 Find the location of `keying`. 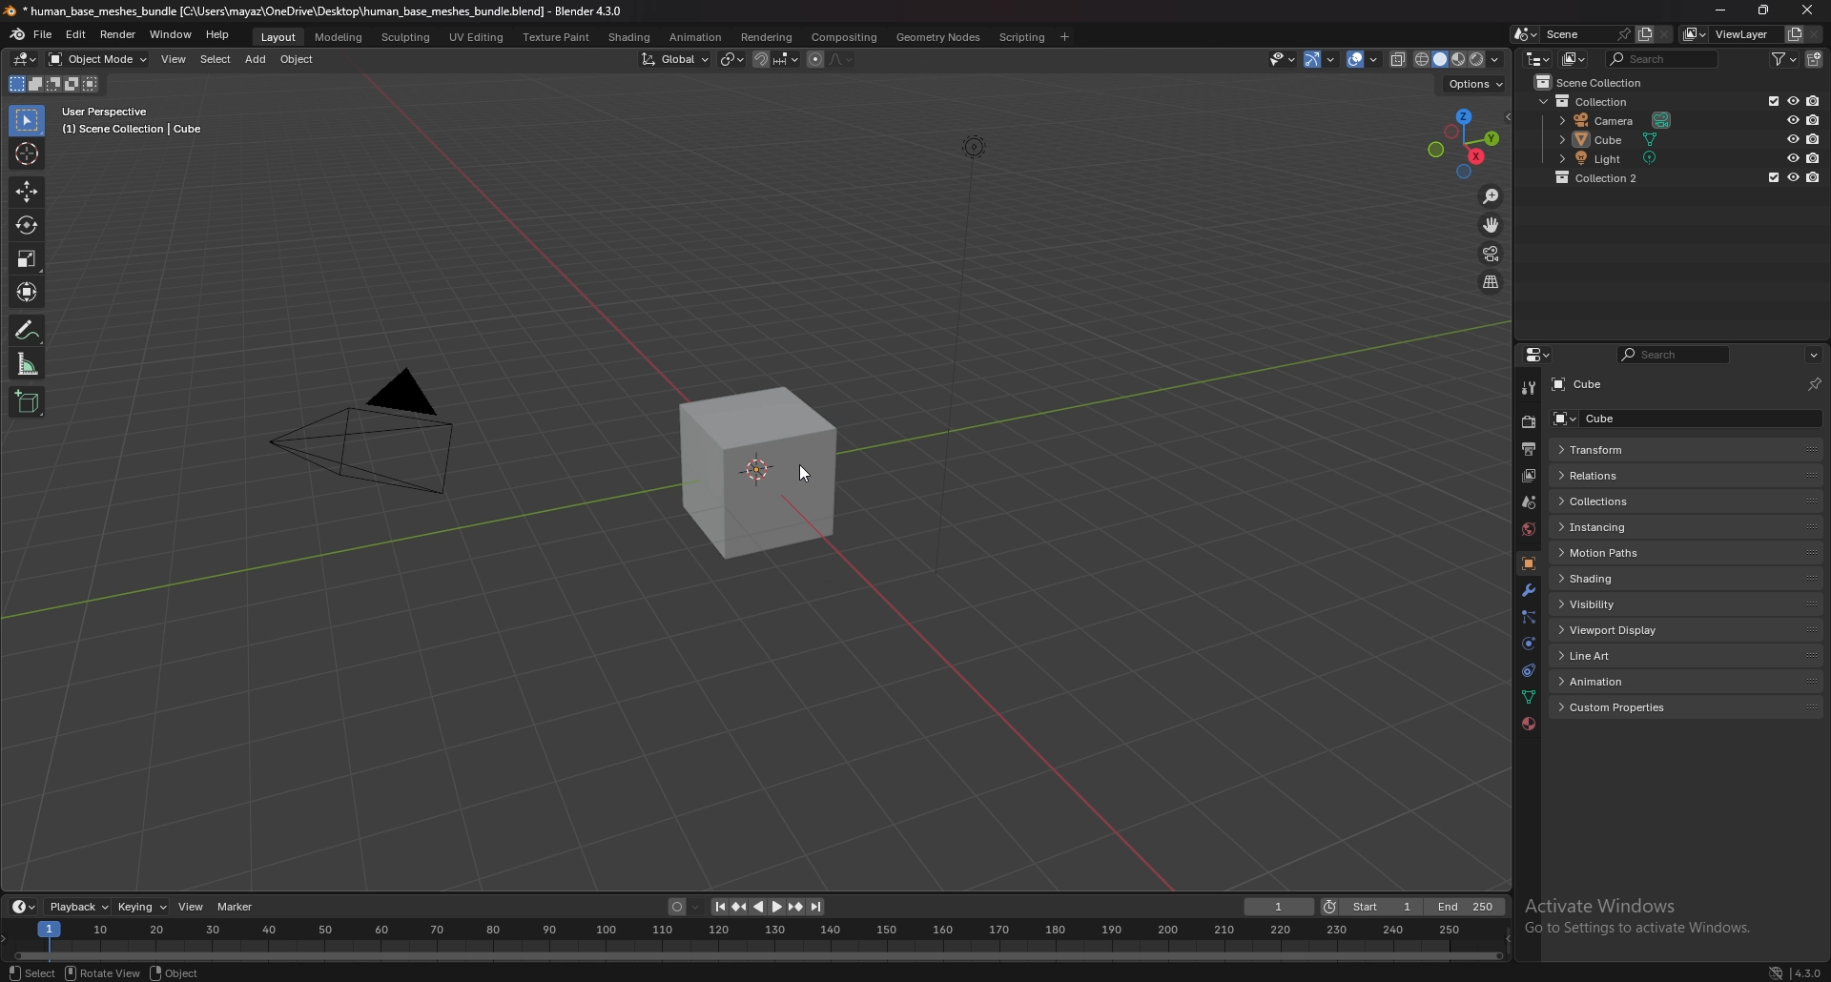

keying is located at coordinates (145, 907).